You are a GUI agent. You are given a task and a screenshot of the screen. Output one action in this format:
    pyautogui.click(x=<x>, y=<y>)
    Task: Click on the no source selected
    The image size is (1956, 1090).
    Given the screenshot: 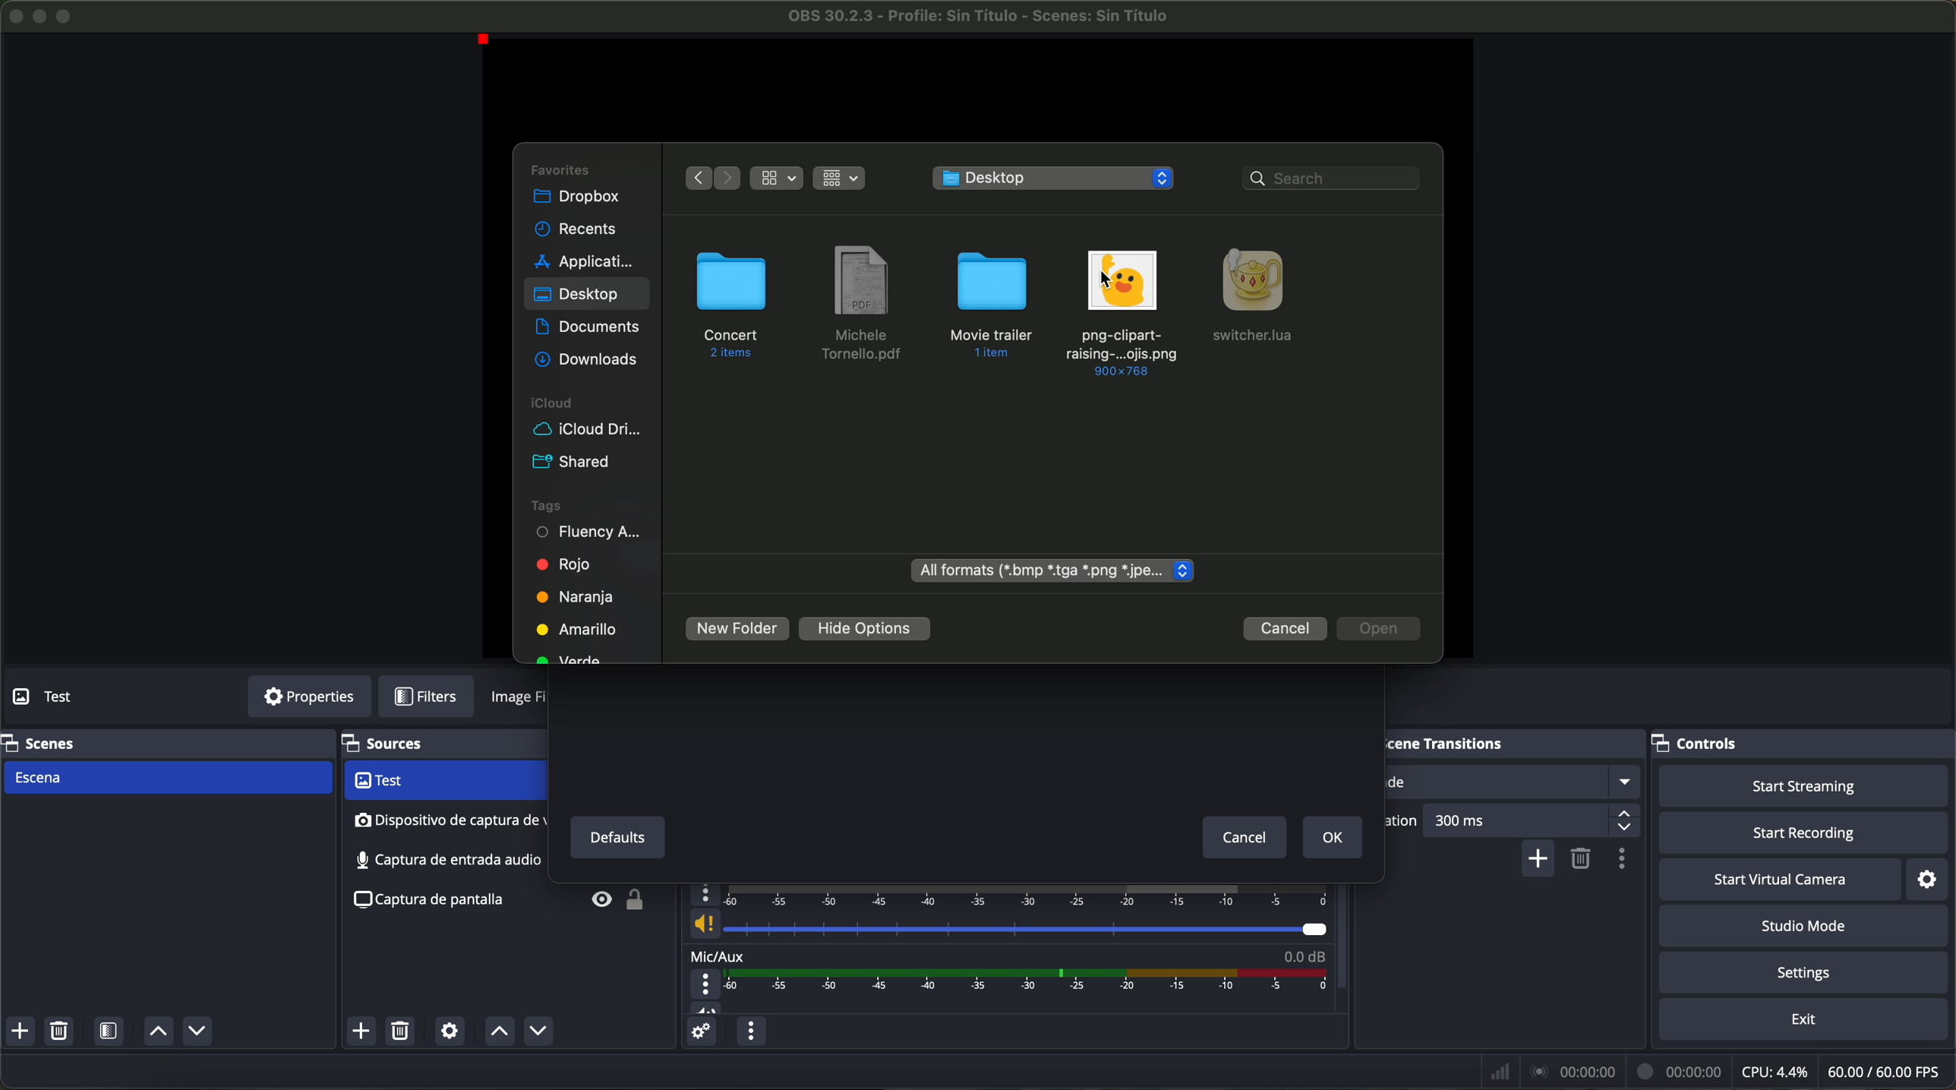 What is the action you would take?
    pyautogui.click(x=80, y=695)
    